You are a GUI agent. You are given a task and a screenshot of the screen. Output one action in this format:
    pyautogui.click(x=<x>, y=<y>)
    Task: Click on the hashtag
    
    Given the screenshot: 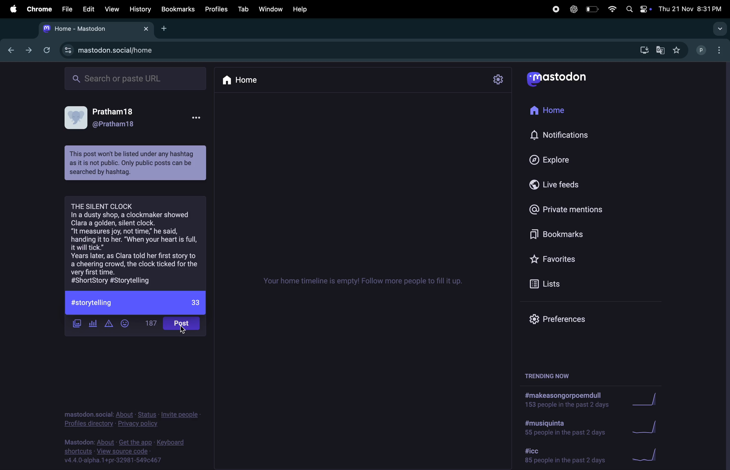 What is the action you would take?
    pyautogui.click(x=563, y=429)
    